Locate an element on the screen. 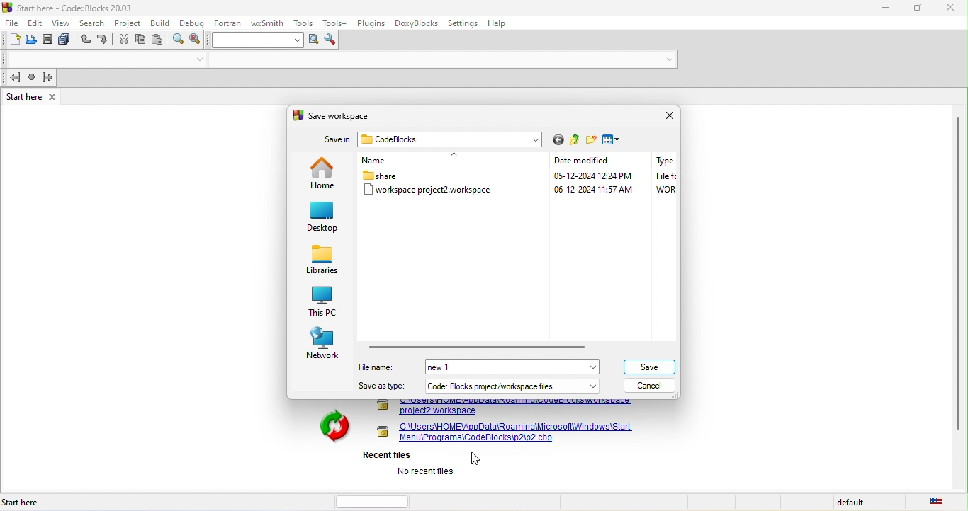 Image resolution: width=968 pixels, height=511 pixels. wxsmith is located at coordinates (269, 21).